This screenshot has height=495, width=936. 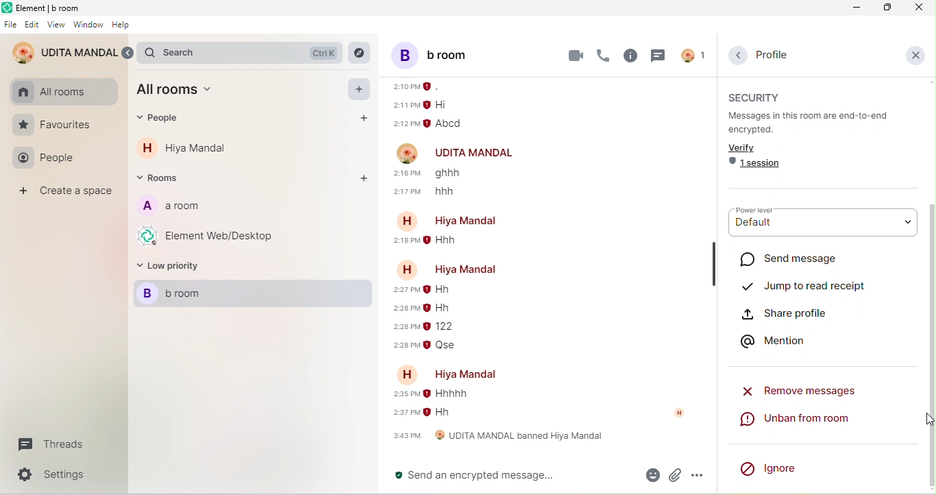 What do you see at coordinates (927, 422) in the screenshot?
I see `cursor movement` at bounding box center [927, 422].